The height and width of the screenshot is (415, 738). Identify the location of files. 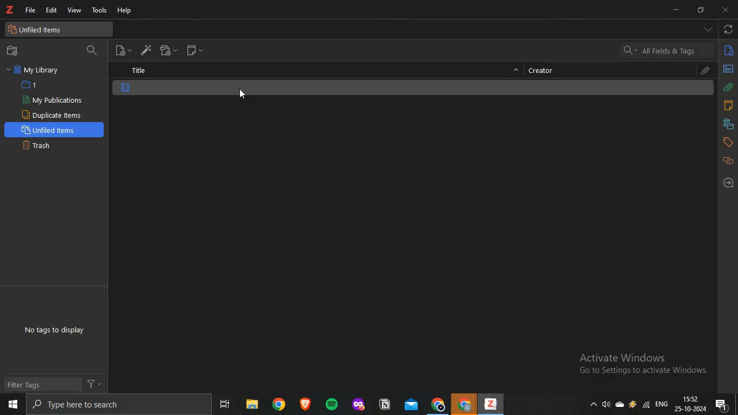
(251, 404).